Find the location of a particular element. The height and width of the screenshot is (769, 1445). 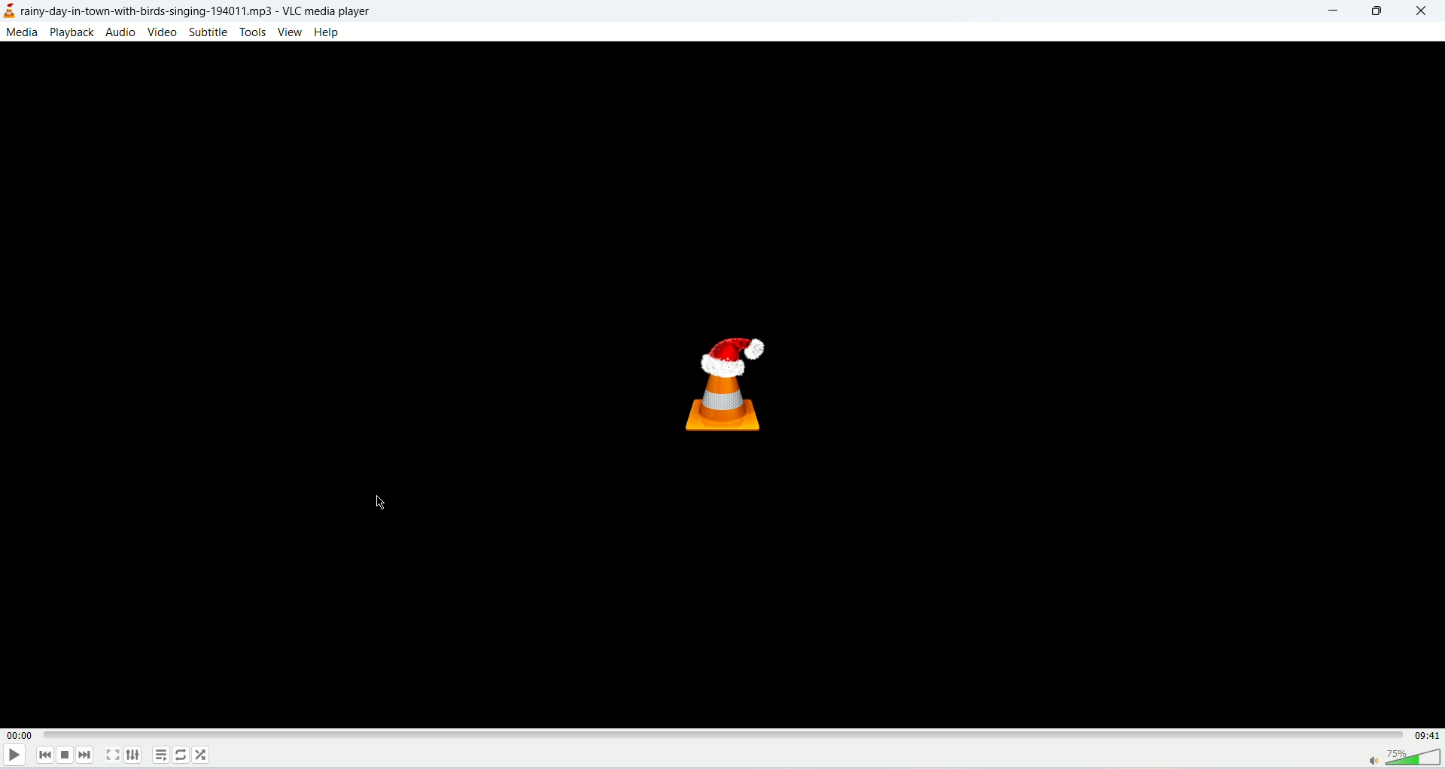

extended settings is located at coordinates (138, 754).